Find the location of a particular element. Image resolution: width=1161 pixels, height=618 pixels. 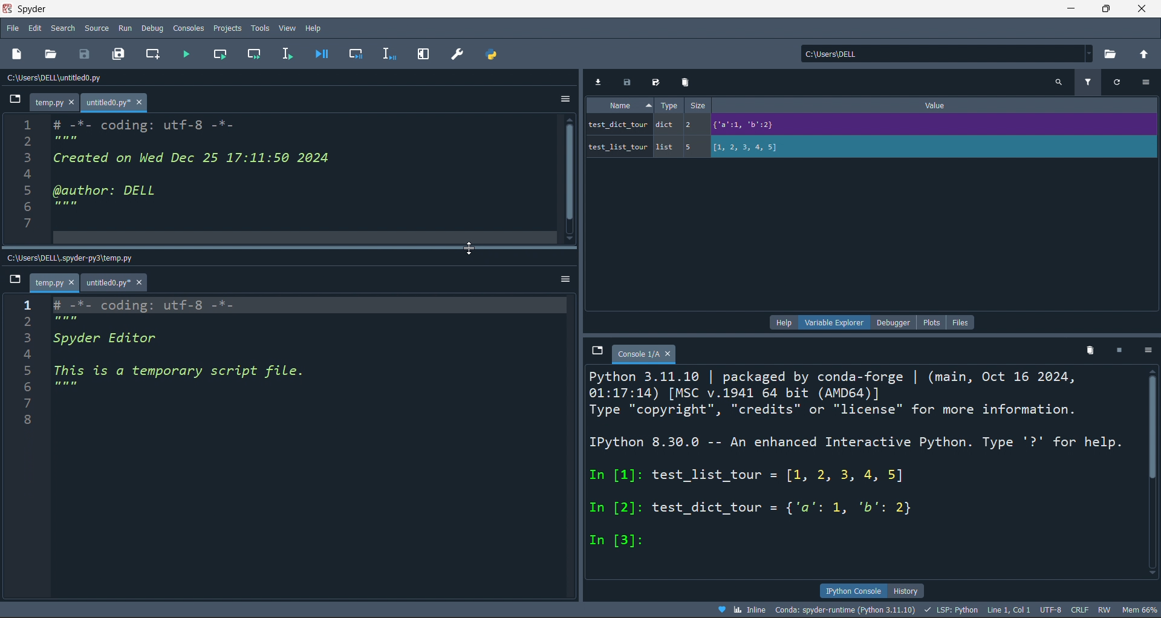

debug file is located at coordinates (325, 54).